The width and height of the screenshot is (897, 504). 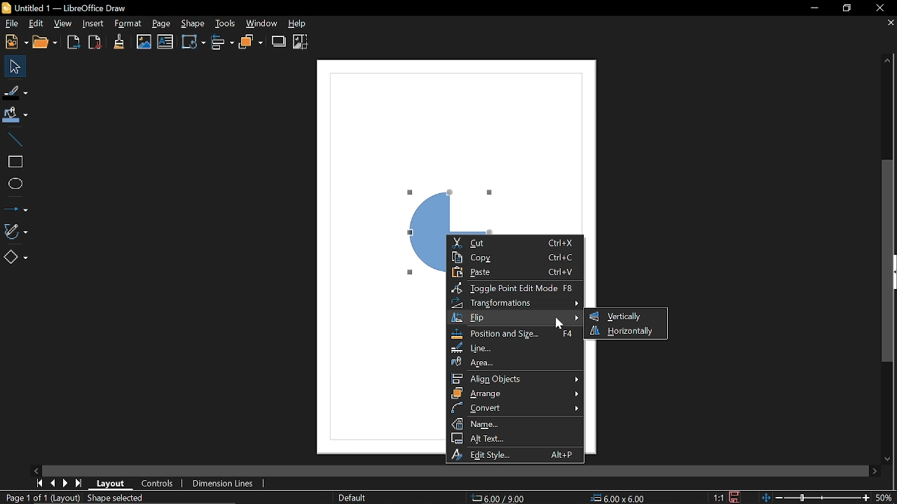 I want to click on Current zoom, so click(x=886, y=497).